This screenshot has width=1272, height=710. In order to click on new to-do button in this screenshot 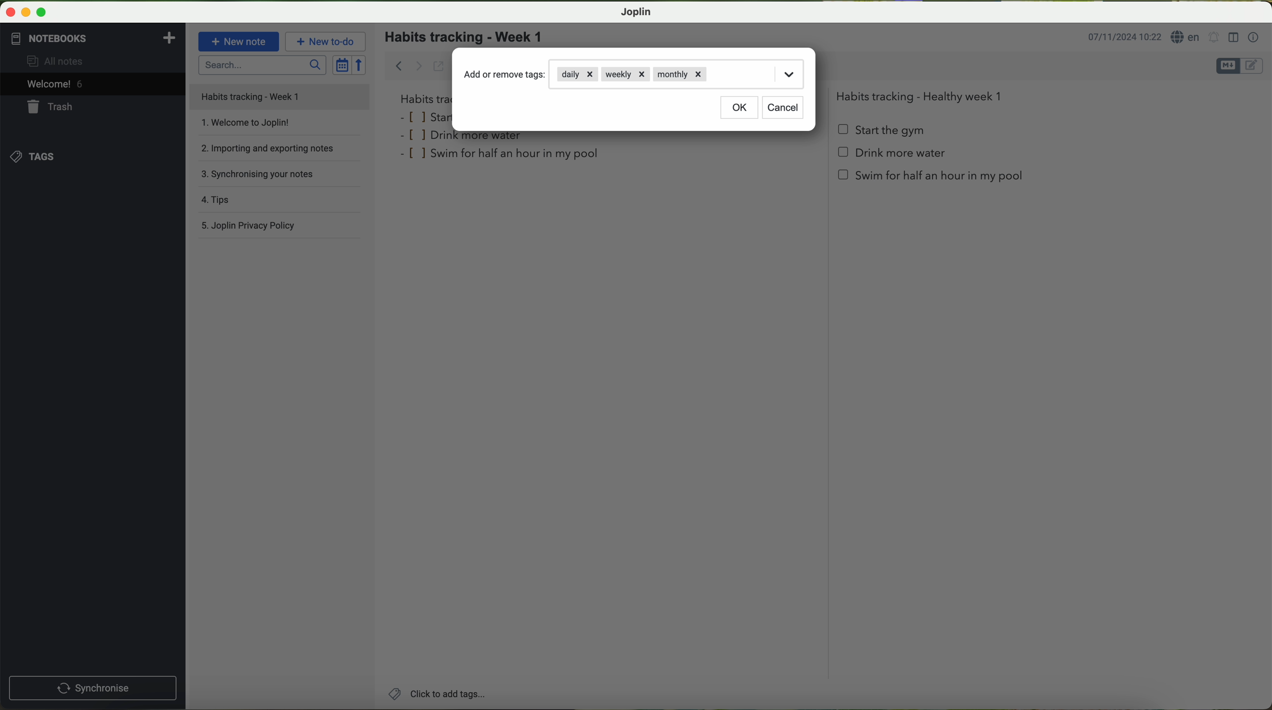, I will do `click(325, 41)`.